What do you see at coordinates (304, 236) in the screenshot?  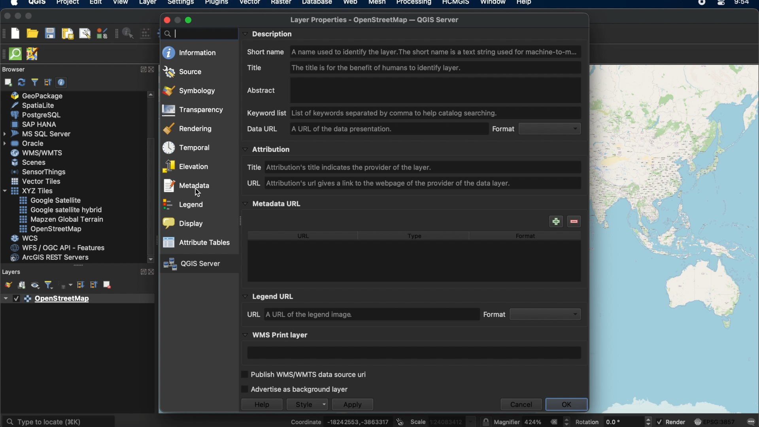 I see `url` at bounding box center [304, 236].